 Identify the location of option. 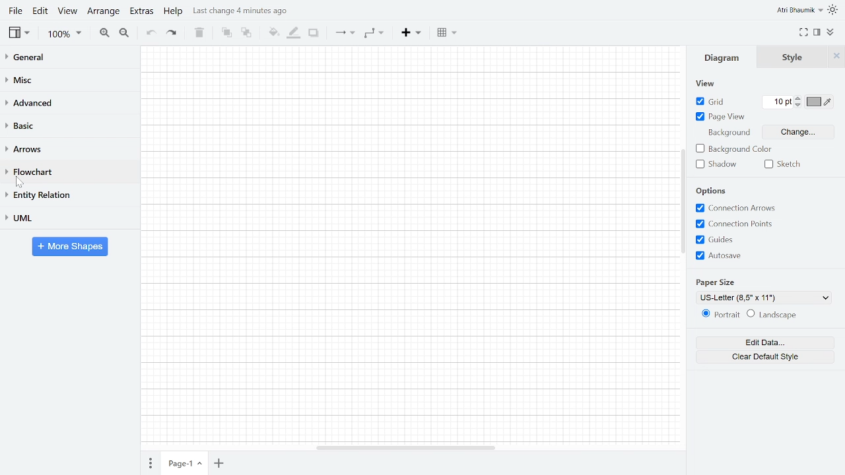
(711, 192).